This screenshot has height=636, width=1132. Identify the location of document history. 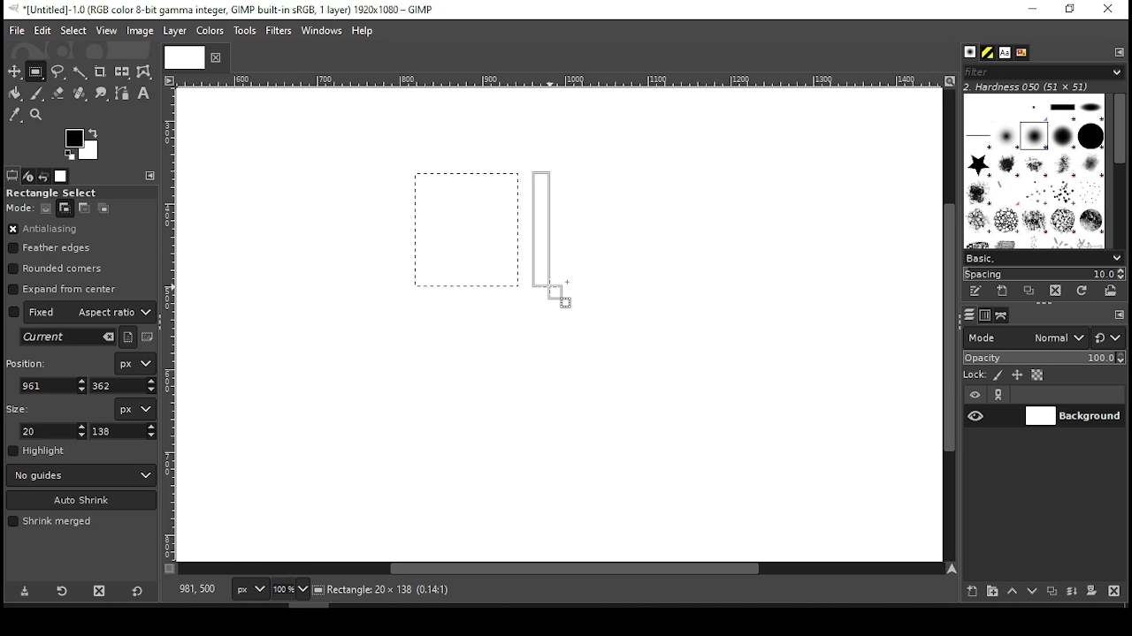
(1021, 53).